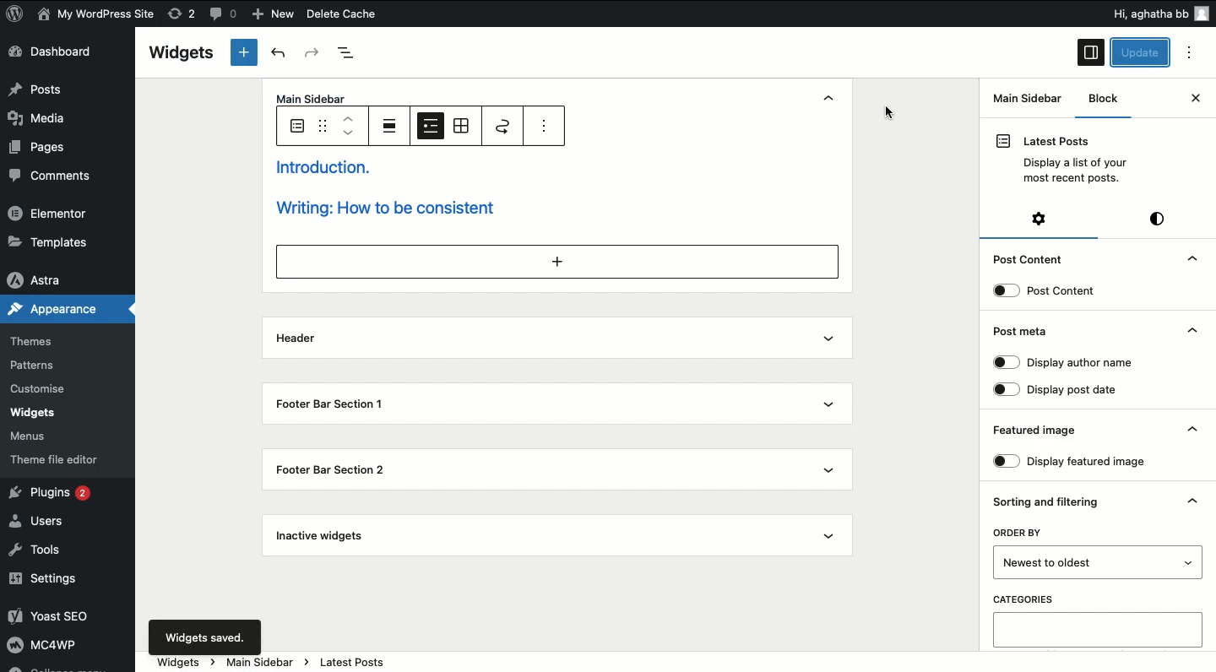 Image resolution: width=1216 pixels, height=672 pixels. What do you see at coordinates (52, 458) in the screenshot?
I see `theme file editor` at bounding box center [52, 458].